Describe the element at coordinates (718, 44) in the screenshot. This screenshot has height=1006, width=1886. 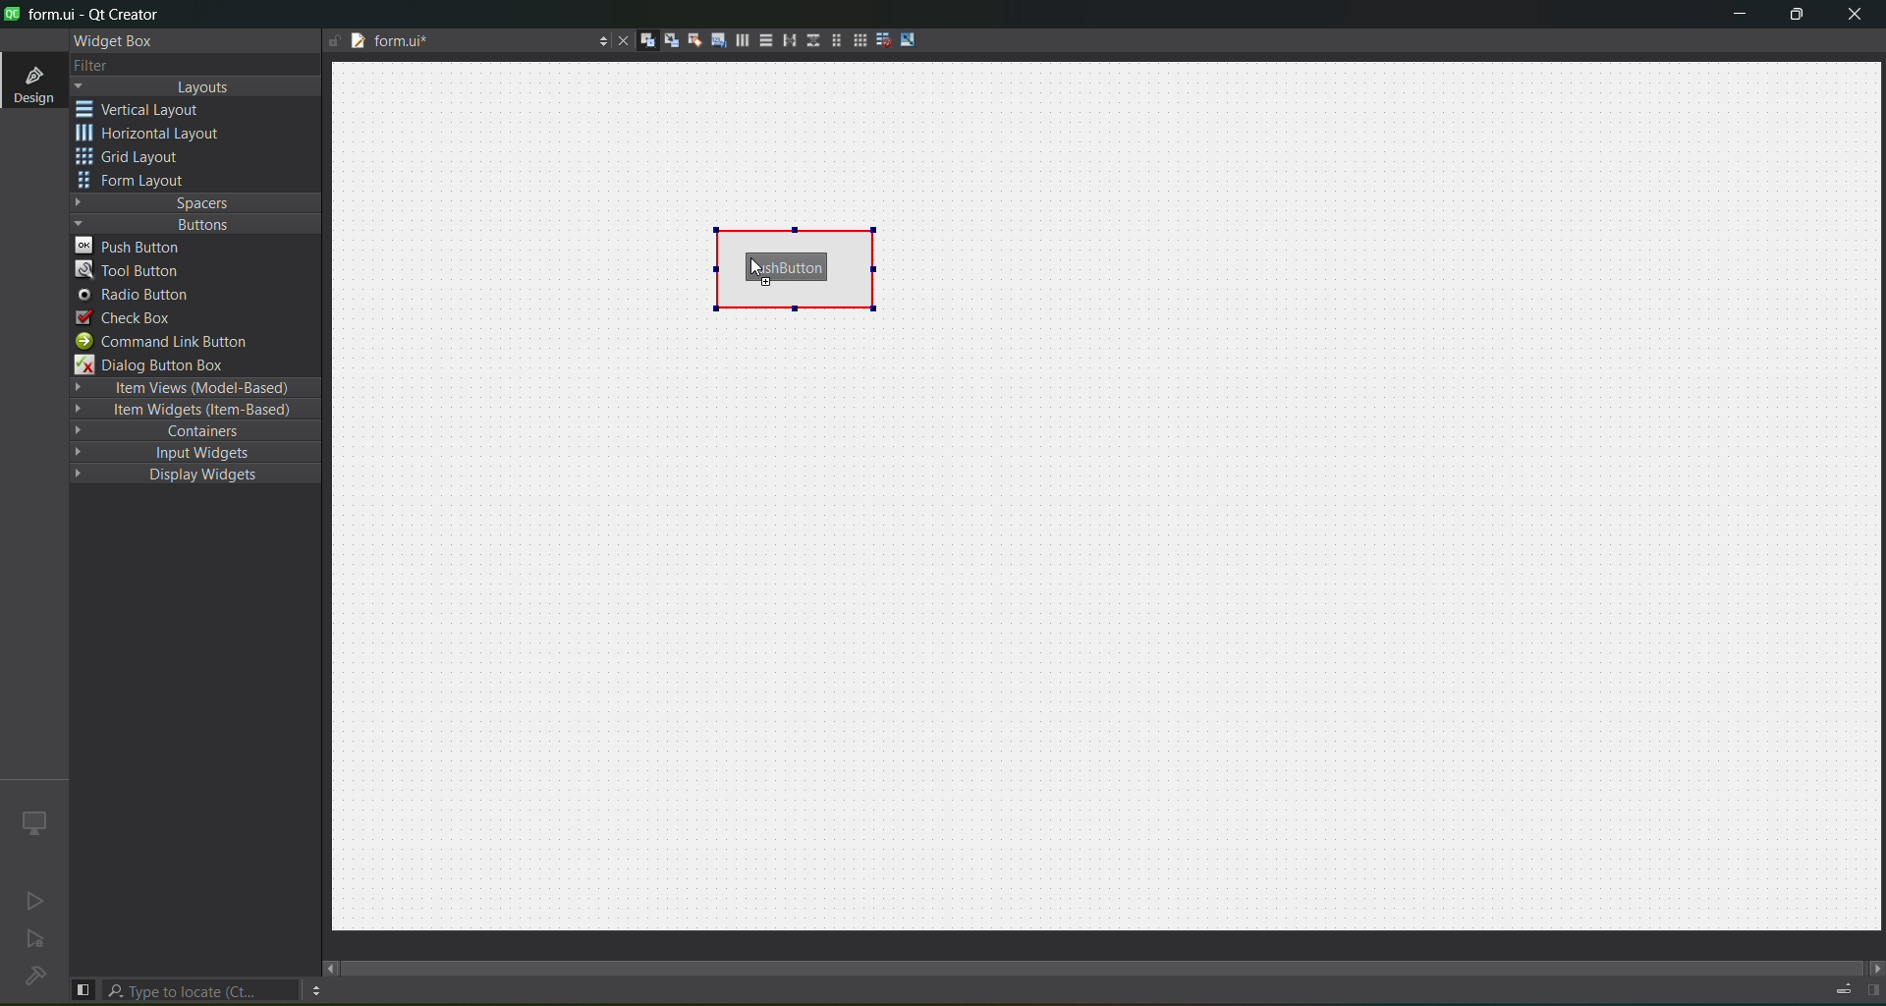
I see `edit tab` at that location.